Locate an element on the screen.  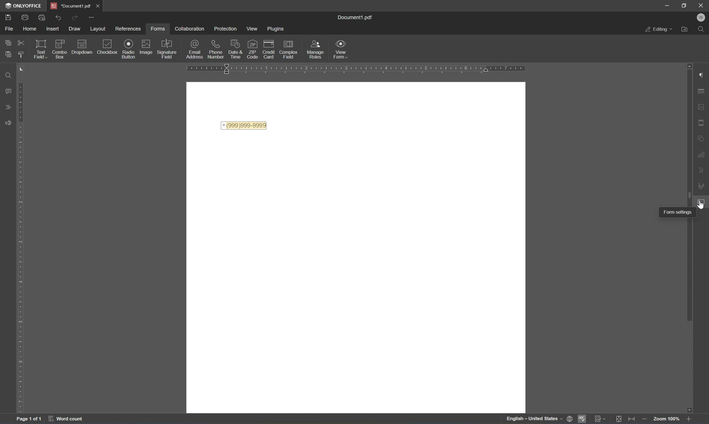
print is located at coordinates (42, 18).